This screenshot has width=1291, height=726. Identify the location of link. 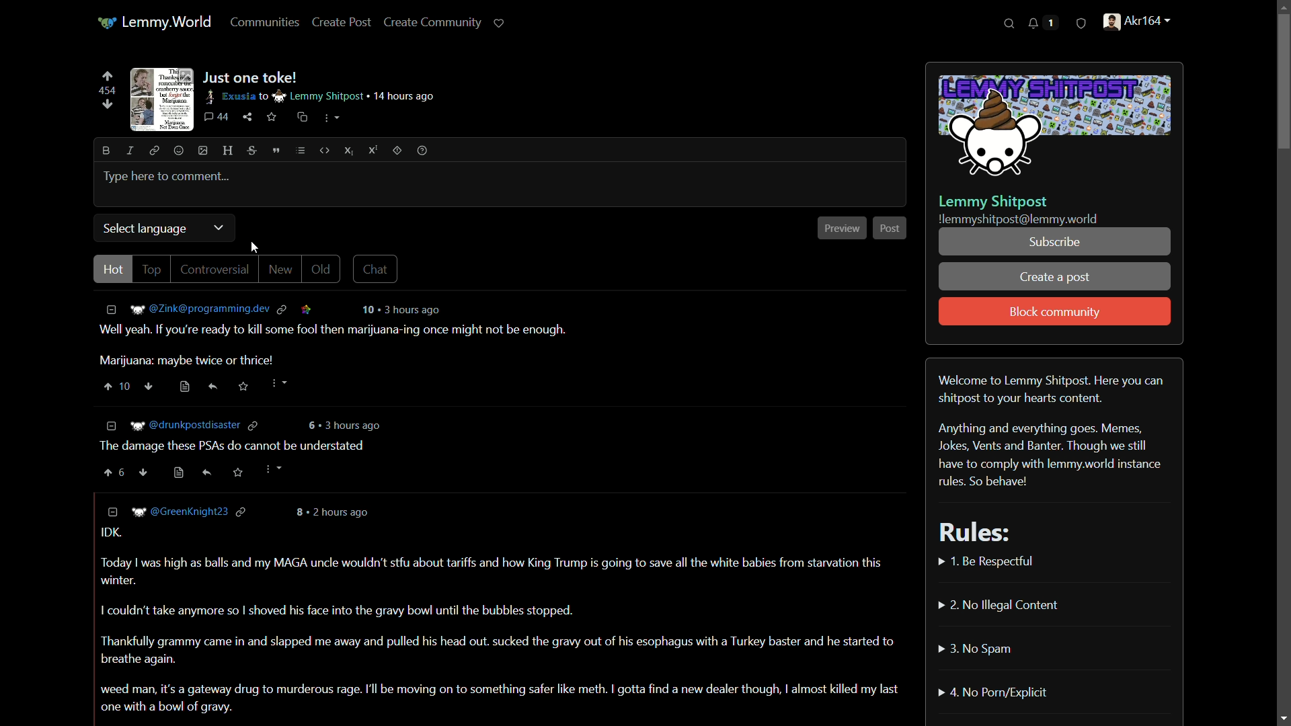
(153, 151).